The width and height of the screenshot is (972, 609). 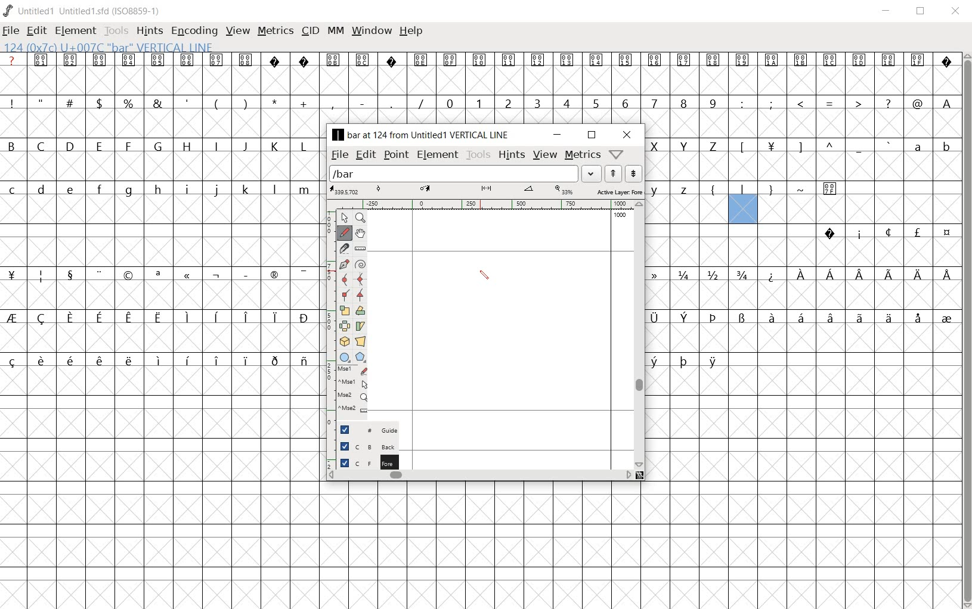 What do you see at coordinates (162, 211) in the screenshot?
I see `empty cells` at bounding box center [162, 211].